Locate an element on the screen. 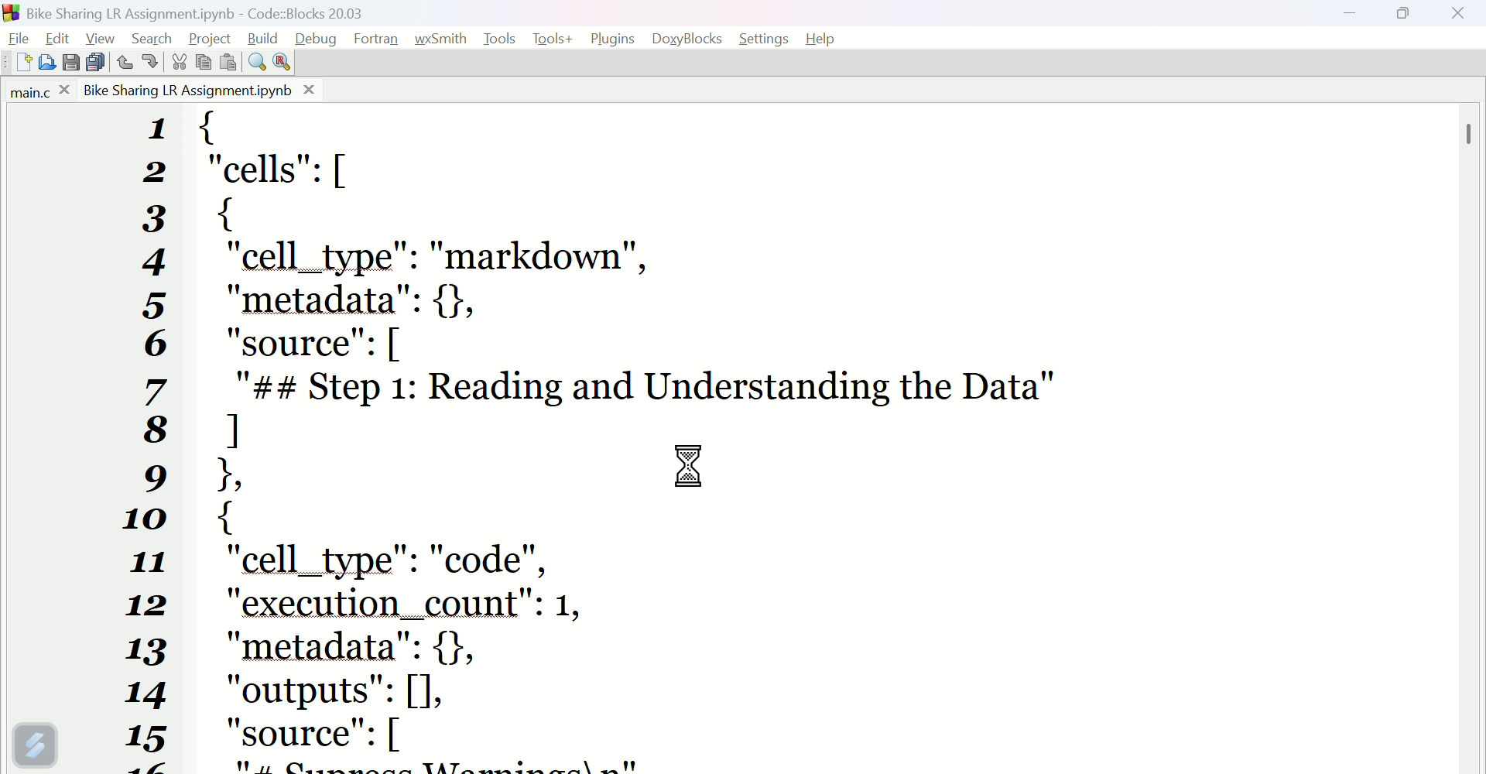 This screenshot has width=1486, height=774. maximise is located at coordinates (1409, 17).